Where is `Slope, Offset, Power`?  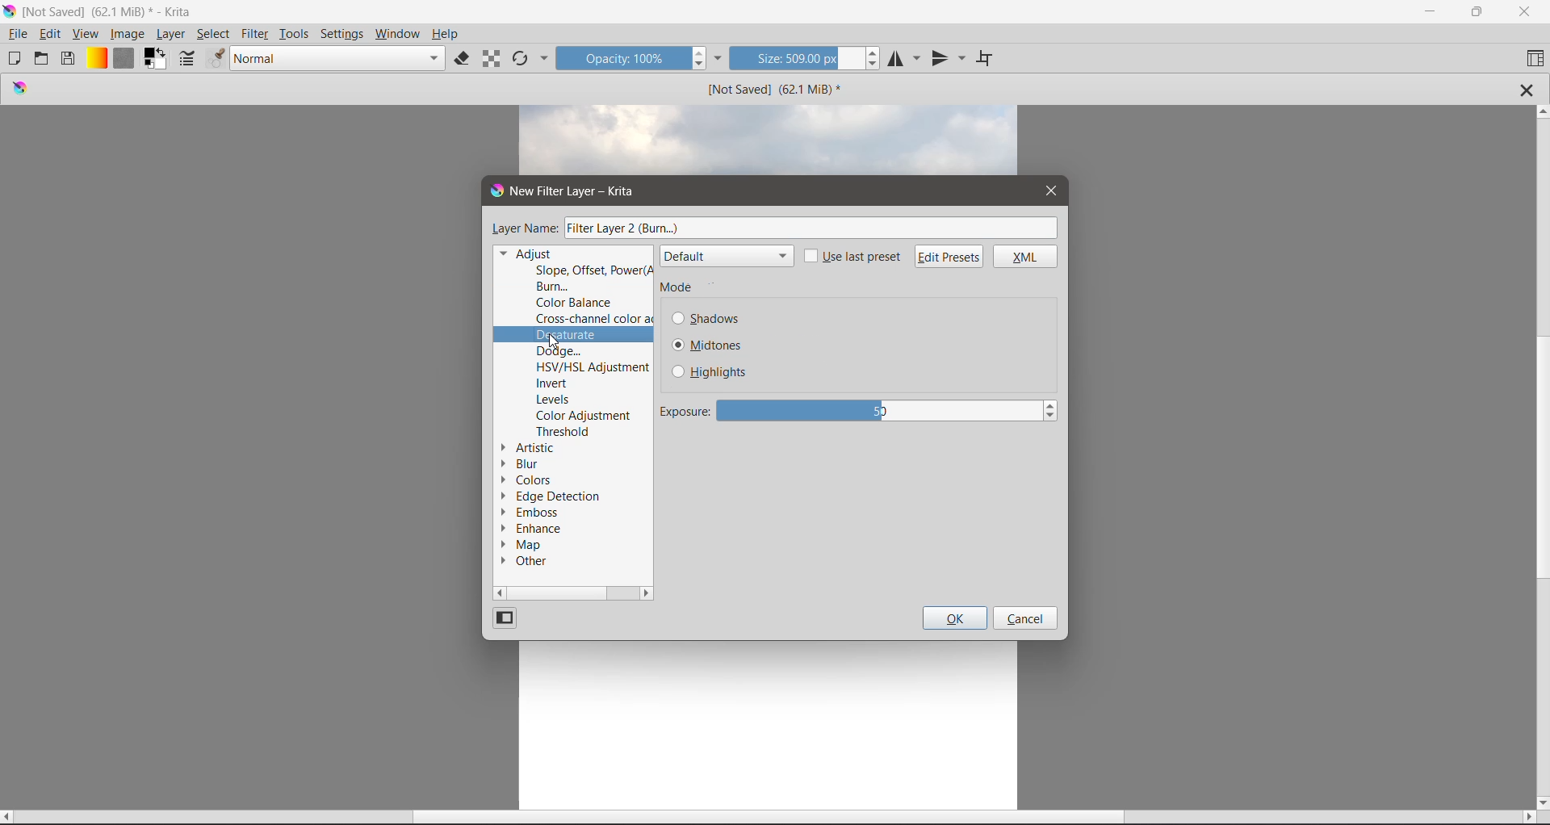 Slope, Offset, Power is located at coordinates (593, 270).